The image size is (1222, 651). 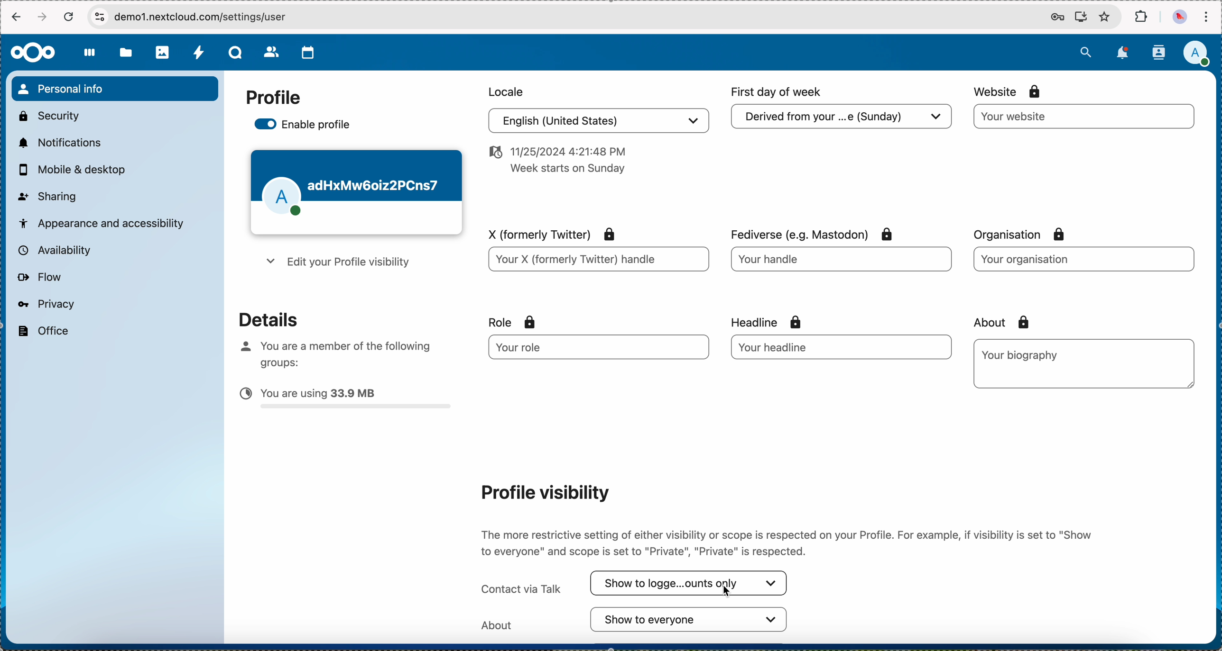 What do you see at coordinates (1085, 51) in the screenshot?
I see `search` at bounding box center [1085, 51].